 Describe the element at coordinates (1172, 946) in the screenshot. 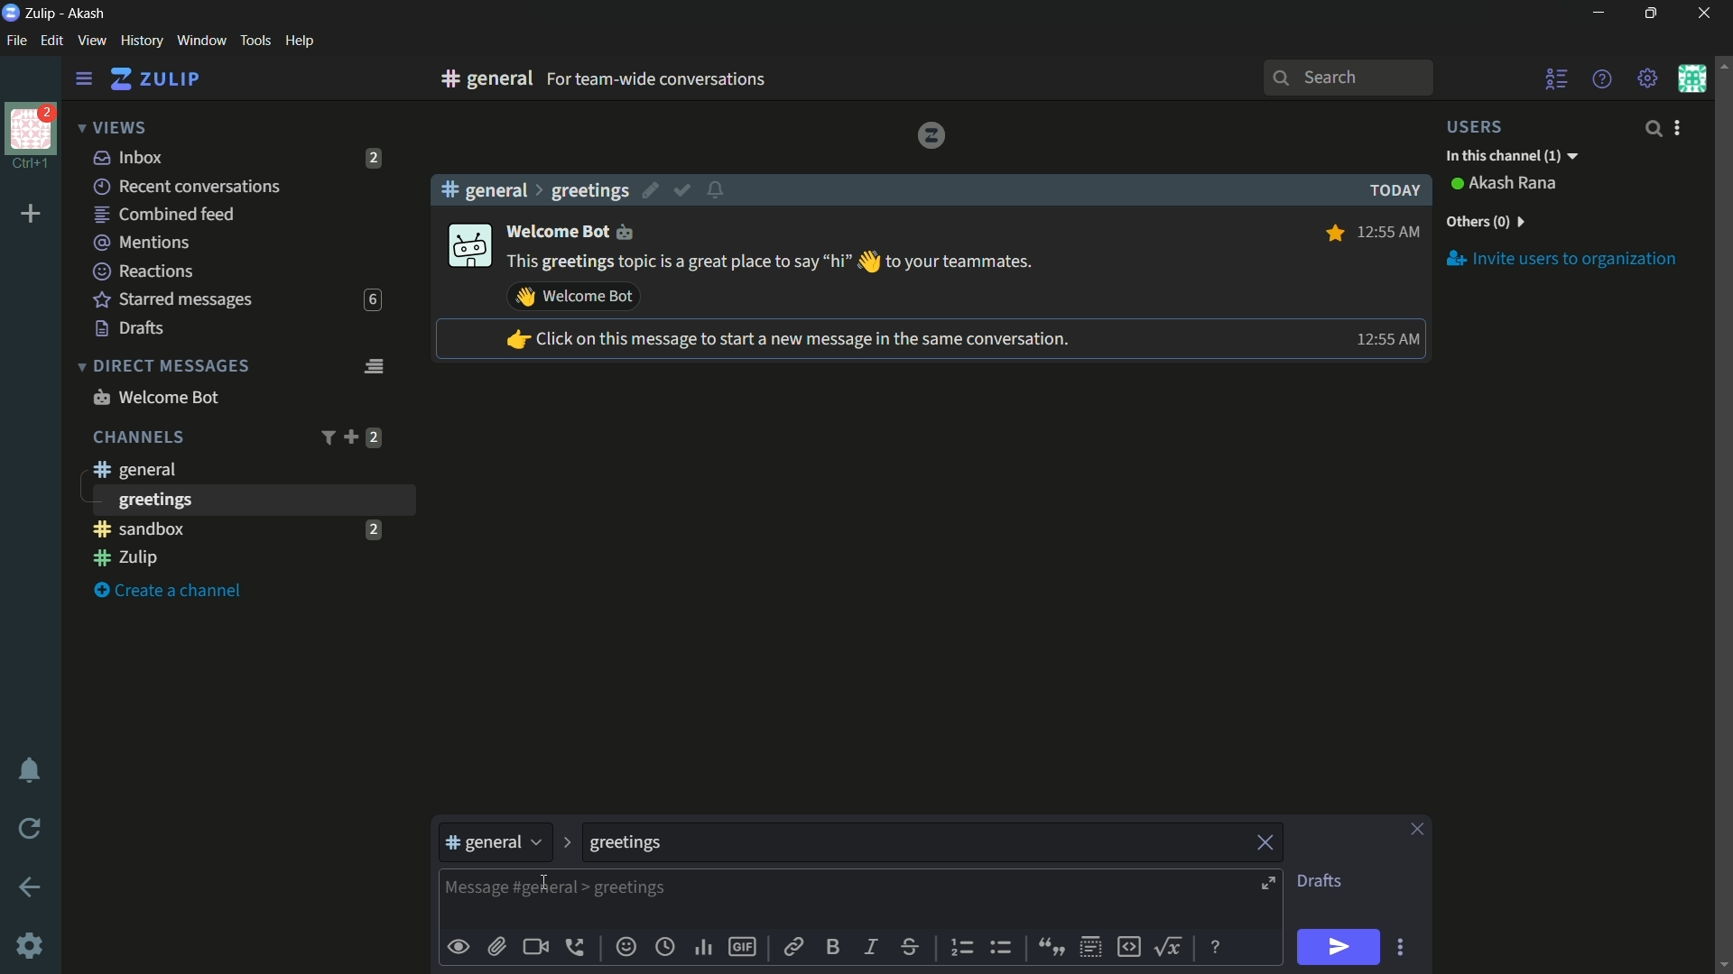

I see `maths` at that location.